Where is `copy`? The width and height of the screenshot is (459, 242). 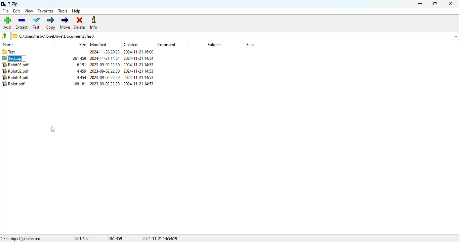
copy is located at coordinates (50, 23).